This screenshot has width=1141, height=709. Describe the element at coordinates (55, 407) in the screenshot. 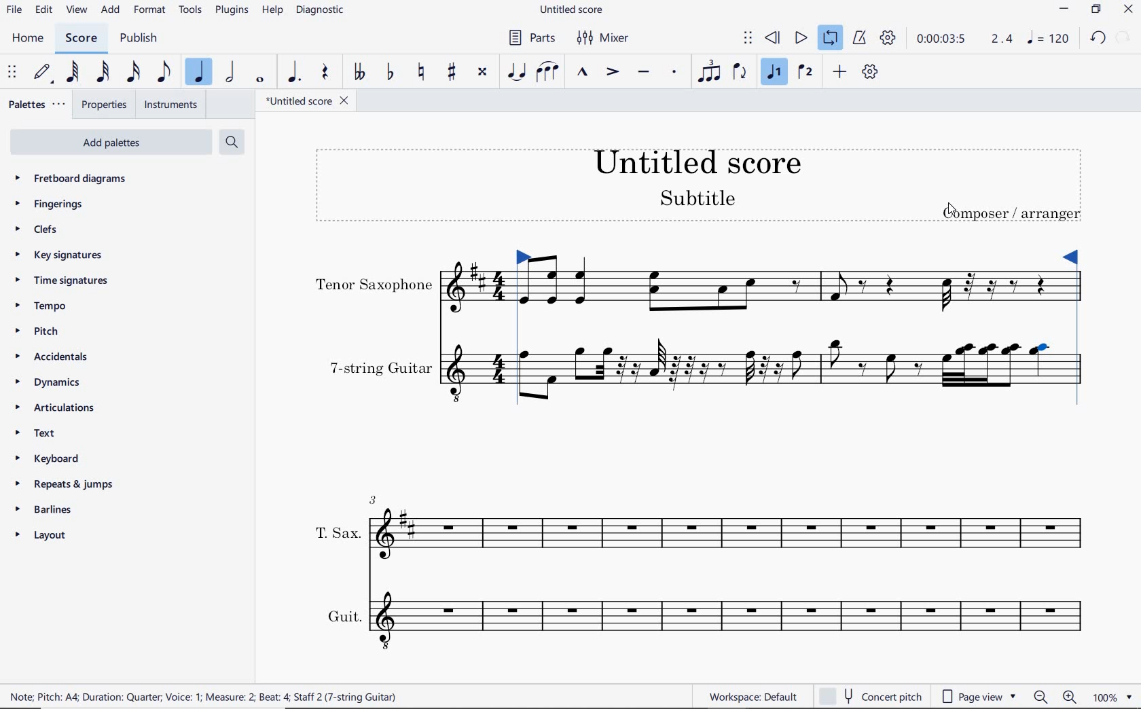

I see `ARTICULATIONS` at that location.